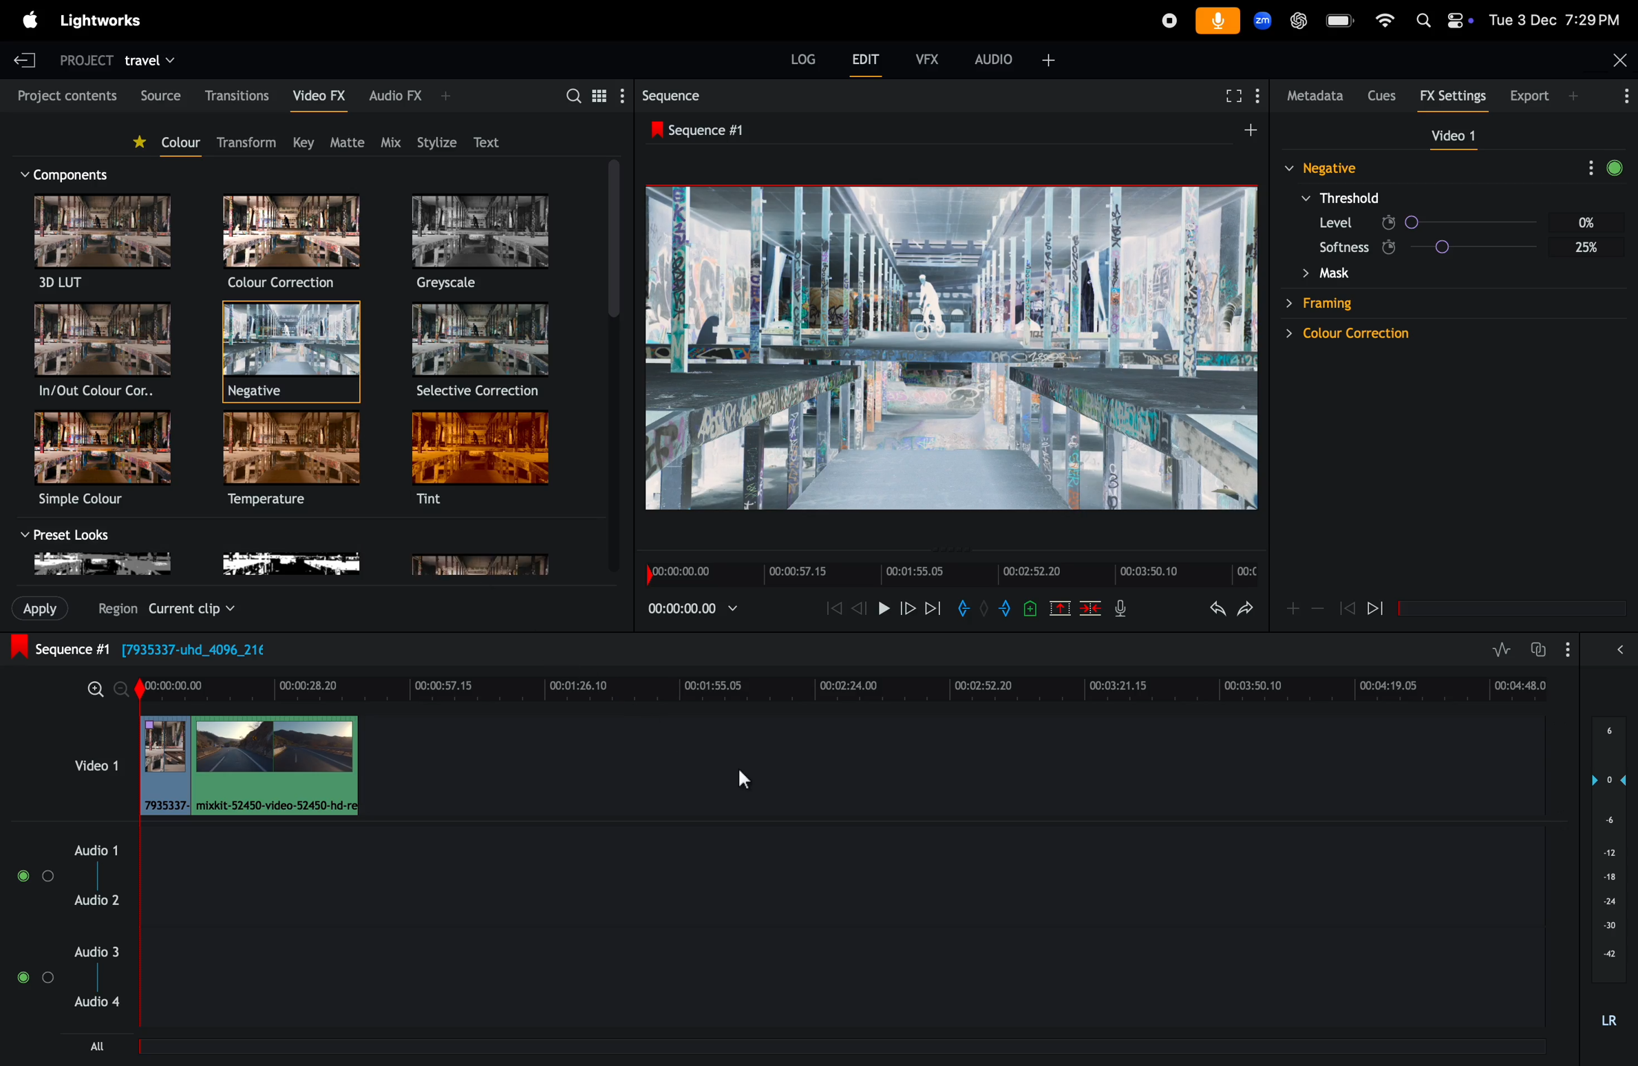  Describe the element at coordinates (1463, 222) in the screenshot. I see `` at that location.